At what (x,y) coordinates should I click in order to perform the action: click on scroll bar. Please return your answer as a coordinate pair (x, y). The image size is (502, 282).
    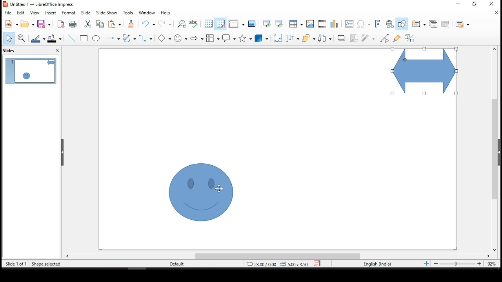
    Looking at the image, I should click on (277, 256).